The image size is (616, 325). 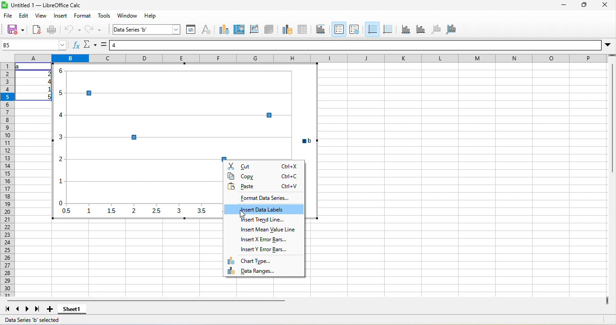 I want to click on chart wall, so click(x=254, y=30).